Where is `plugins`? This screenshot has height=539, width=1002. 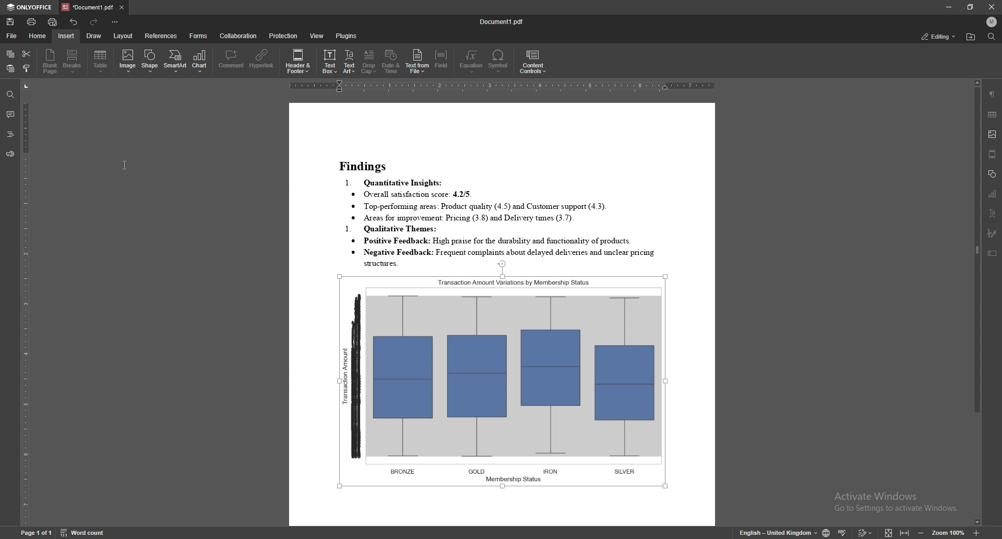
plugins is located at coordinates (348, 36).